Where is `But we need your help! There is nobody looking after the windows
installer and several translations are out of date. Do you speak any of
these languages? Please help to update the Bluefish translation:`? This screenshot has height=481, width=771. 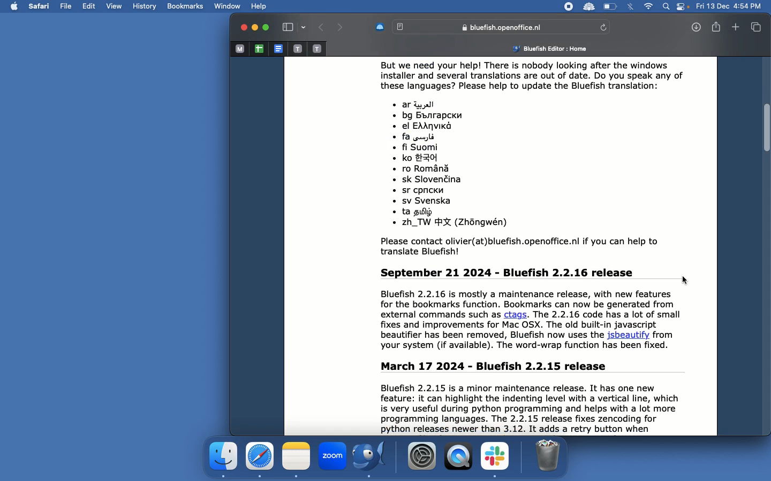 But we need your help! There is nobody looking after the windows
installer and several translations are out of date. Do you speak any of
these languages? Please help to update the Bluefish translation: is located at coordinates (539, 78).